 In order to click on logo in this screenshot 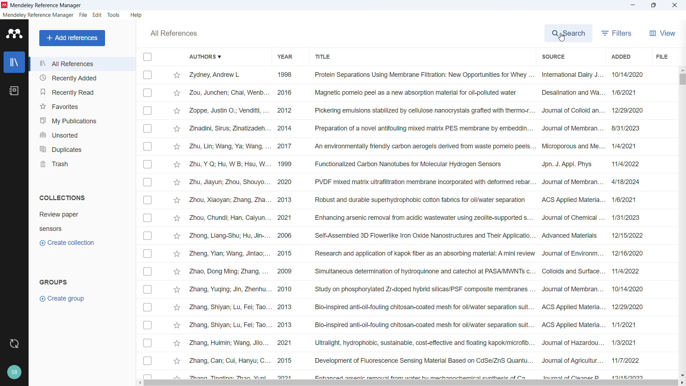, I will do `click(14, 33)`.